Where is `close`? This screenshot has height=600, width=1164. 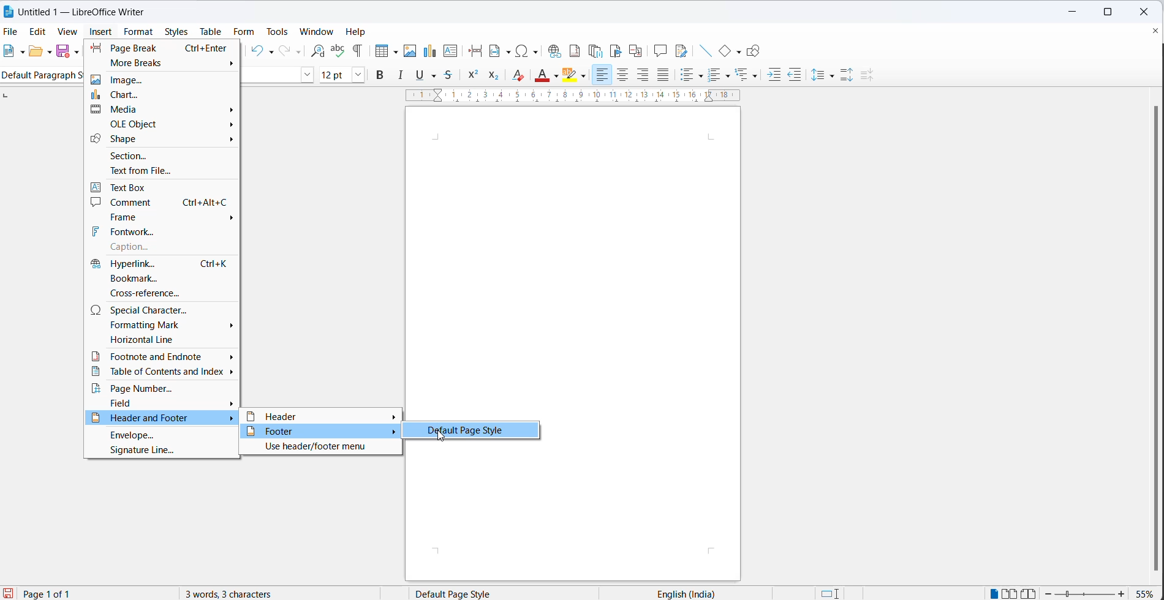 close is located at coordinates (1149, 31).